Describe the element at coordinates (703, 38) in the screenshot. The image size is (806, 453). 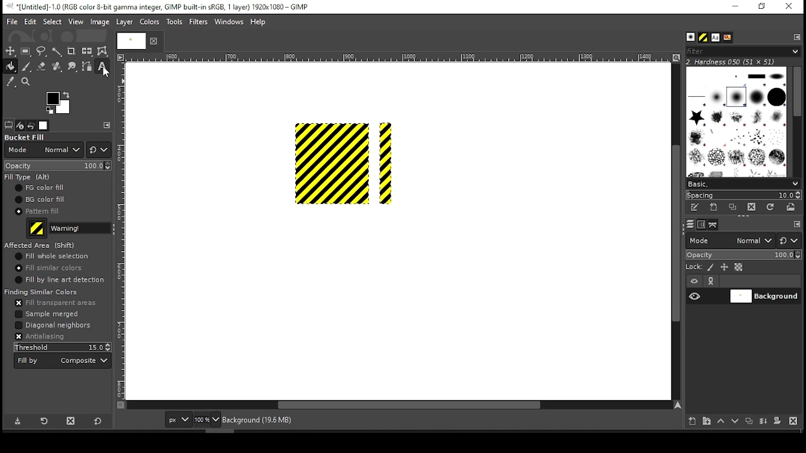
I see `pattern` at that location.